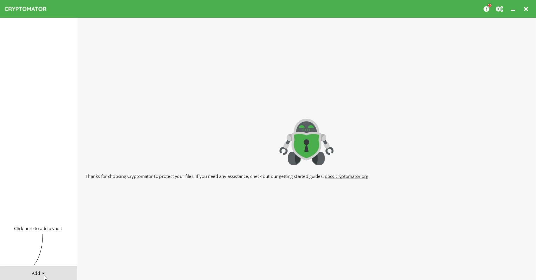 This screenshot has height=280, width=536. Describe the element at coordinates (527, 9) in the screenshot. I see `Close` at that location.